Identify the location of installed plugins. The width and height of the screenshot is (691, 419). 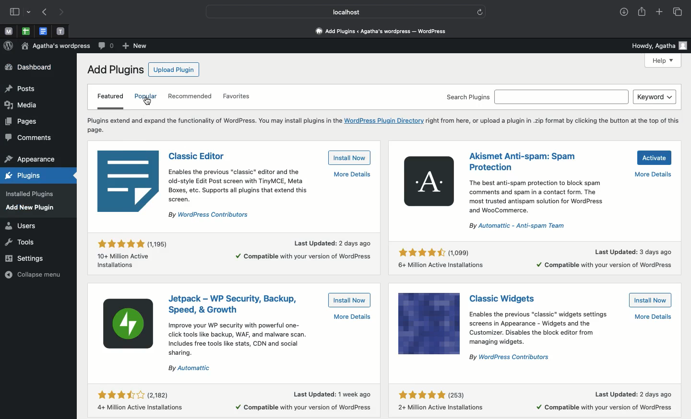
(29, 195).